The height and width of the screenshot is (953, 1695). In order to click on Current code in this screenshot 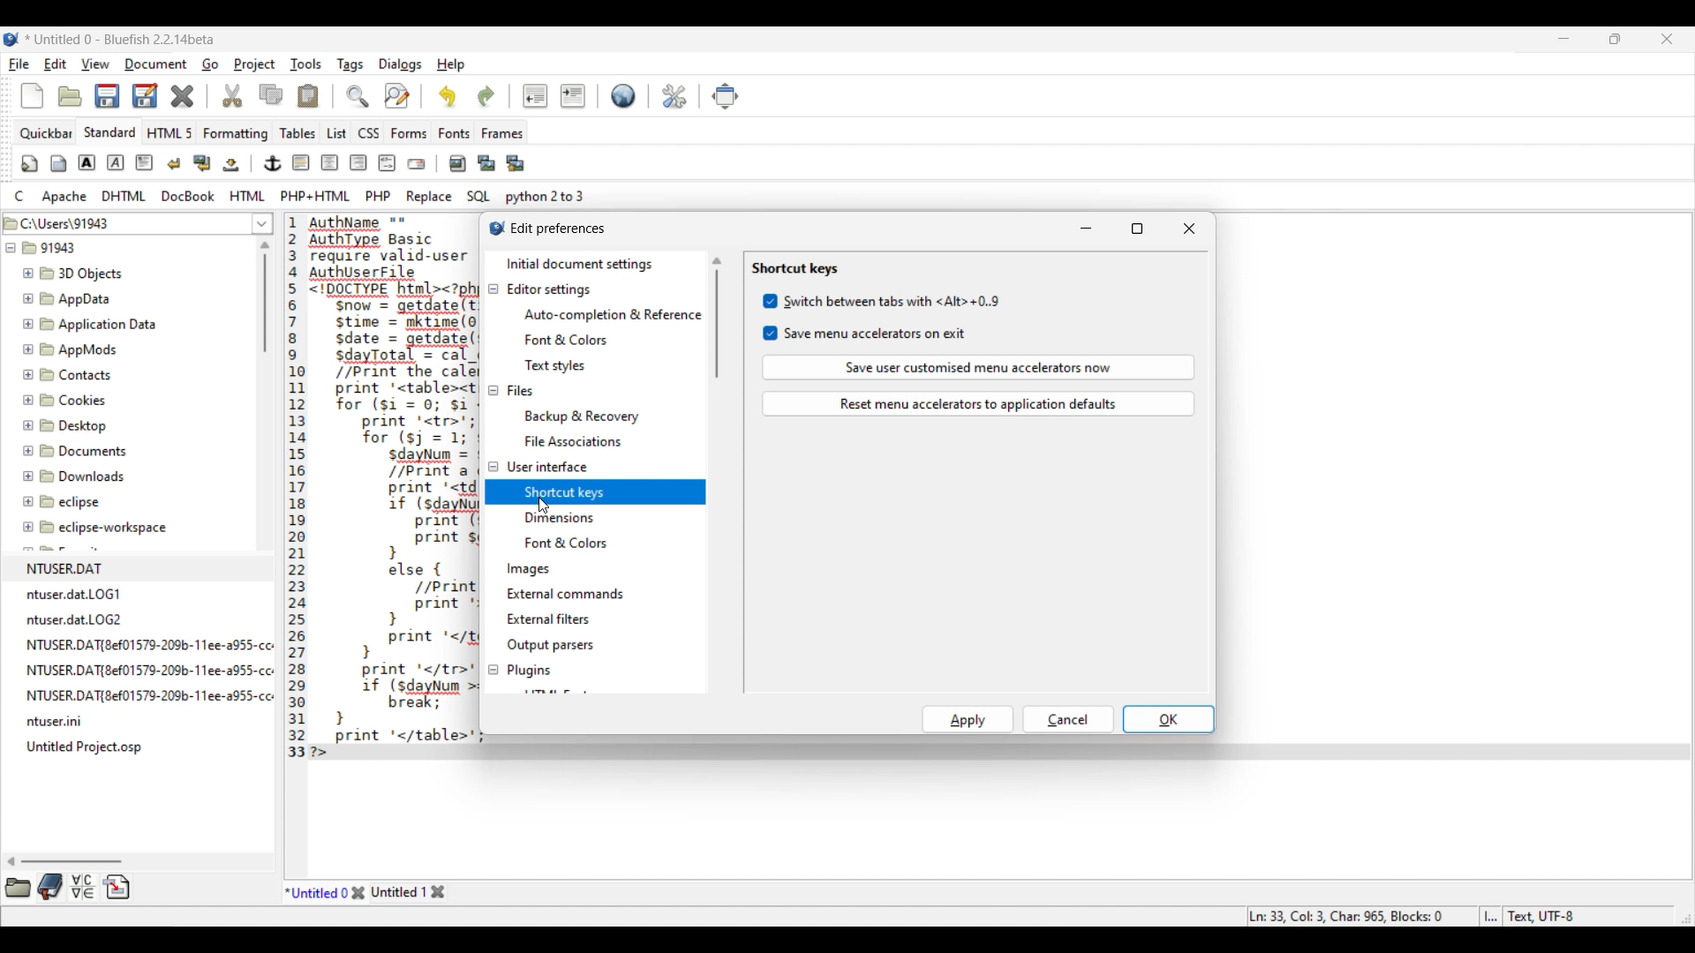, I will do `click(379, 489)`.